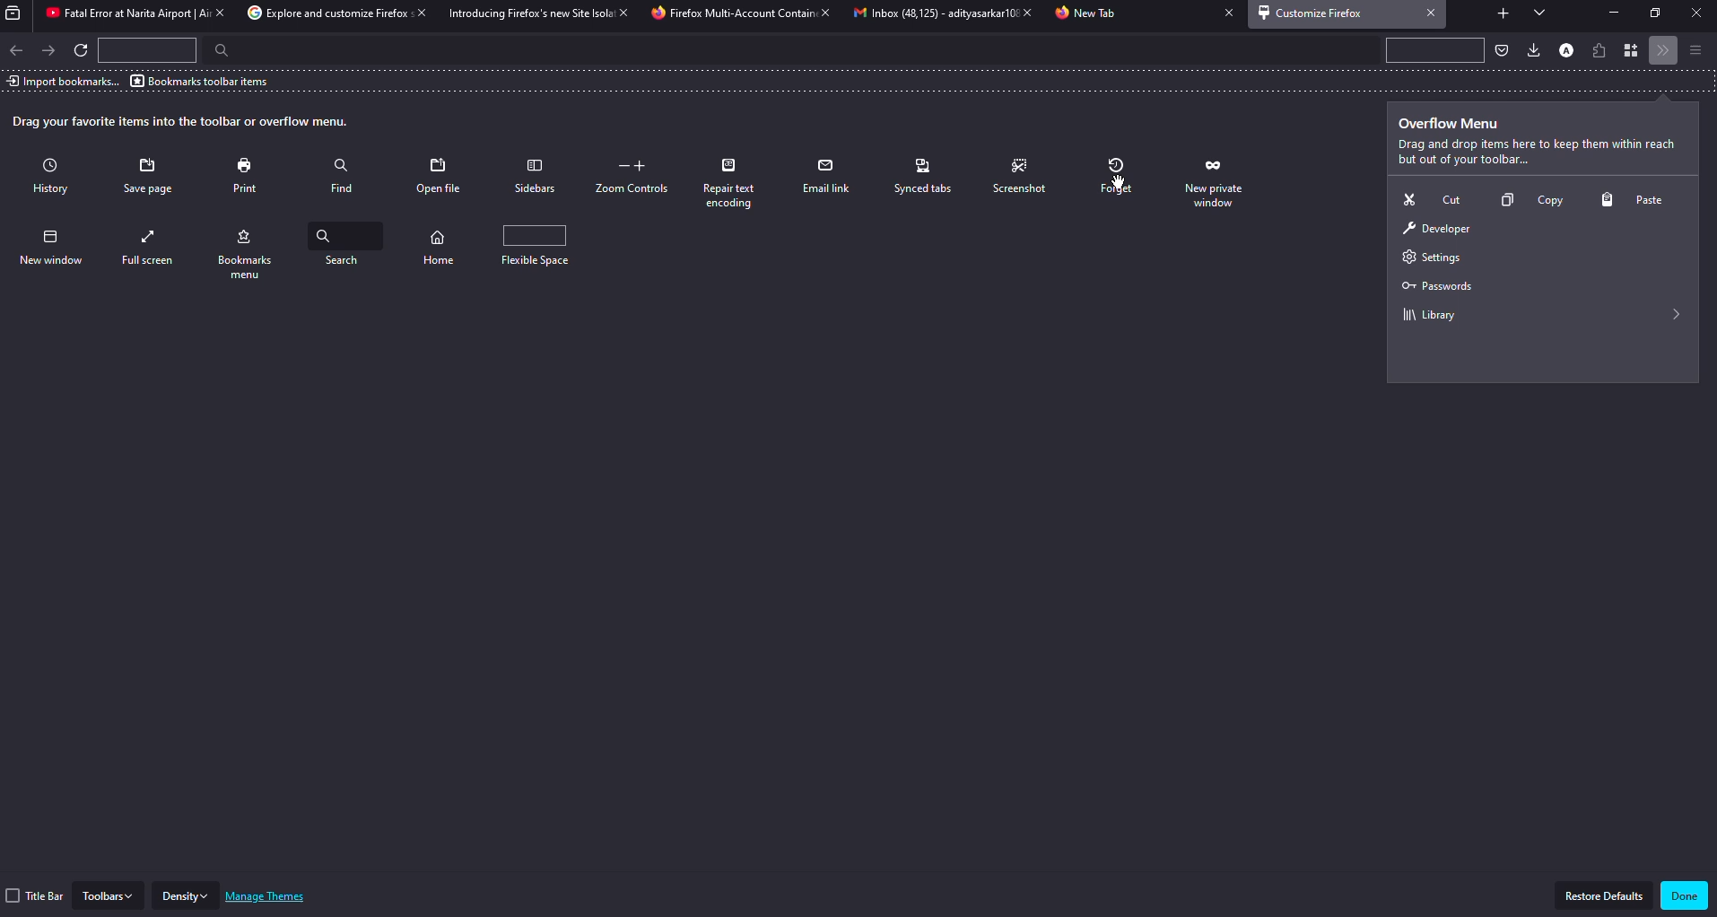 The image size is (1717, 917). Describe the element at coordinates (118, 14) in the screenshot. I see `tab` at that location.